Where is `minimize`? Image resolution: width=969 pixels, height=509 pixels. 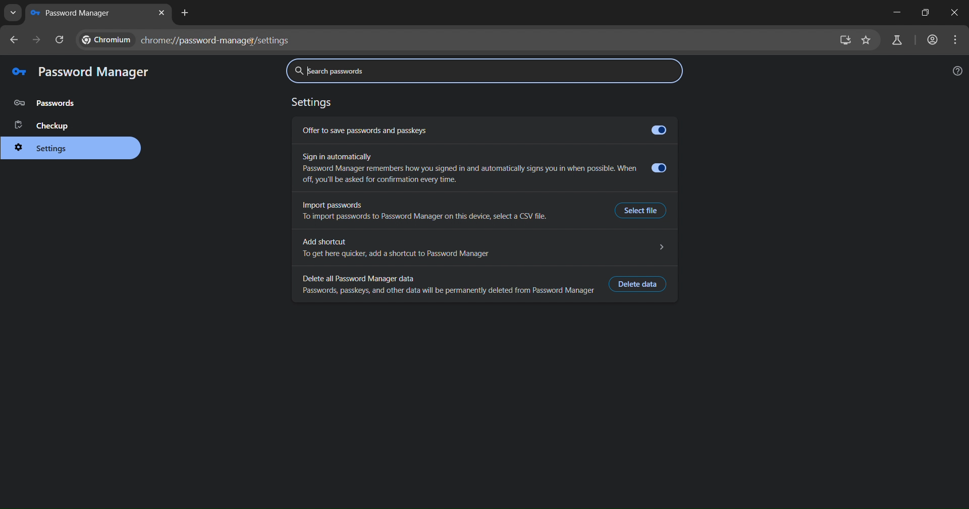
minimize is located at coordinates (892, 13).